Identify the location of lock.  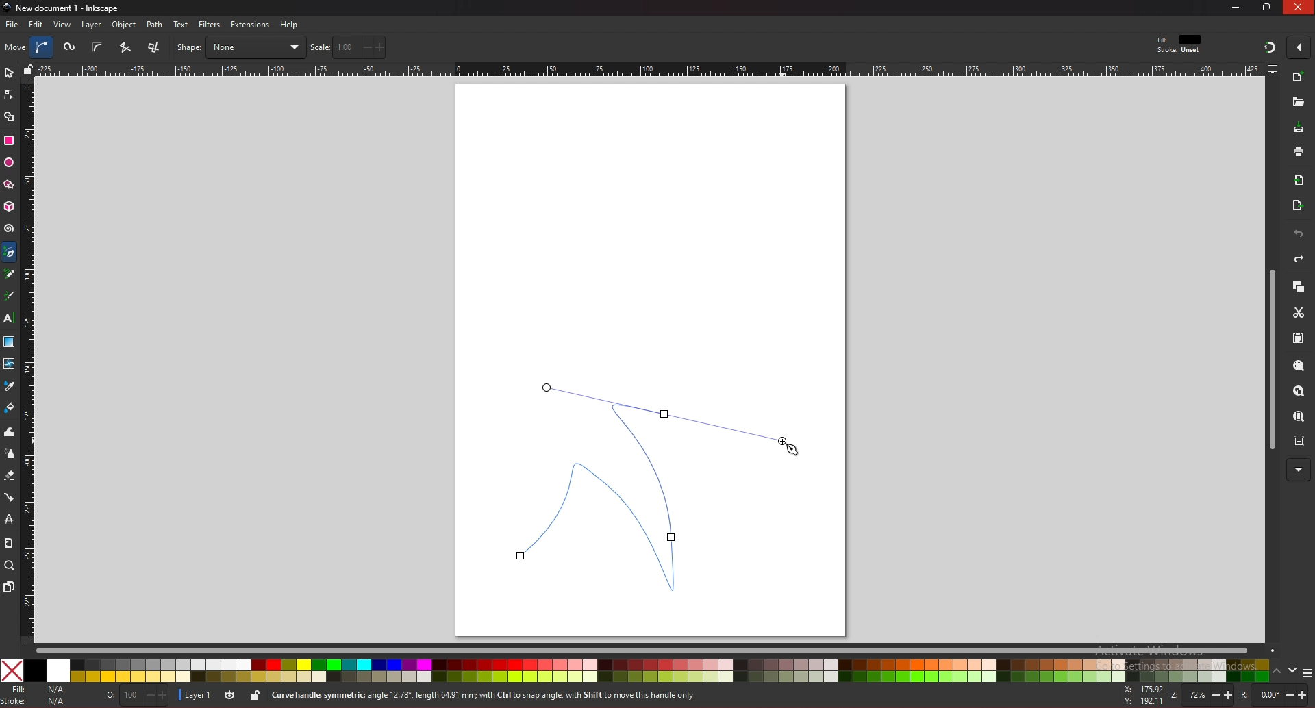
(255, 695).